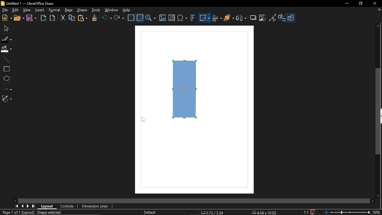 Image resolution: width=382 pixels, height=215 pixels. Describe the element at coordinates (32, 3) in the screenshot. I see `Untitled 1 — LibreOffice Draw` at that location.